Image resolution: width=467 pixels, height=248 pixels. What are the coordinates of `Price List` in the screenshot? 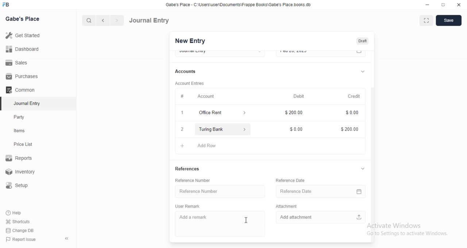 It's located at (23, 144).